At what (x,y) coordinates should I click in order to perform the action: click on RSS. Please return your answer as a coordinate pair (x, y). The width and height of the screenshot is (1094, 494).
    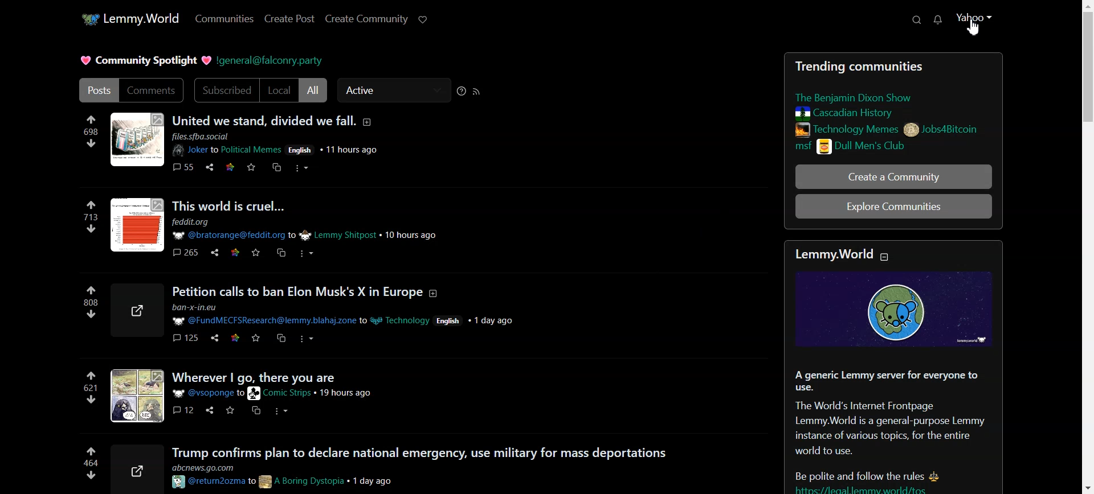
    Looking at the image, I should click on (477, 90).